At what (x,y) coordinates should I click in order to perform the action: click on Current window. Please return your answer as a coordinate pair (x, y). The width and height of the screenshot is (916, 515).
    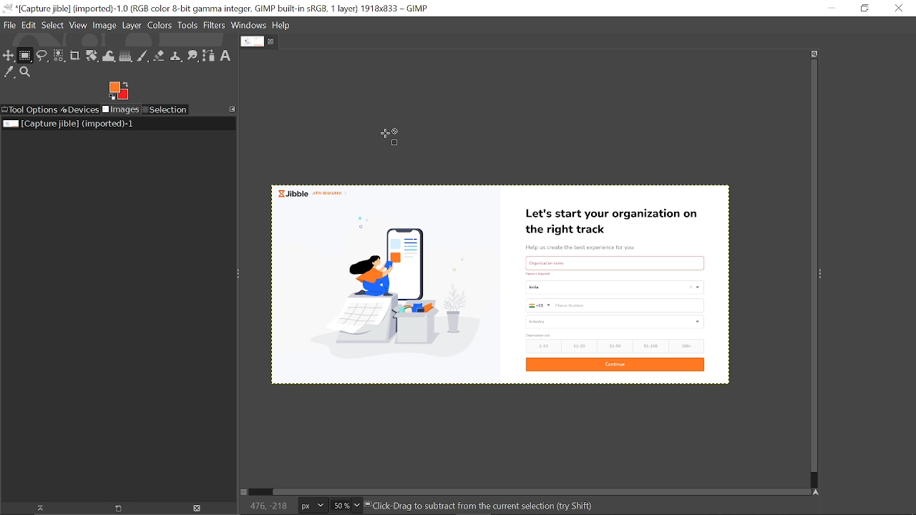
    Looking at the image, I should click on (221, 9).